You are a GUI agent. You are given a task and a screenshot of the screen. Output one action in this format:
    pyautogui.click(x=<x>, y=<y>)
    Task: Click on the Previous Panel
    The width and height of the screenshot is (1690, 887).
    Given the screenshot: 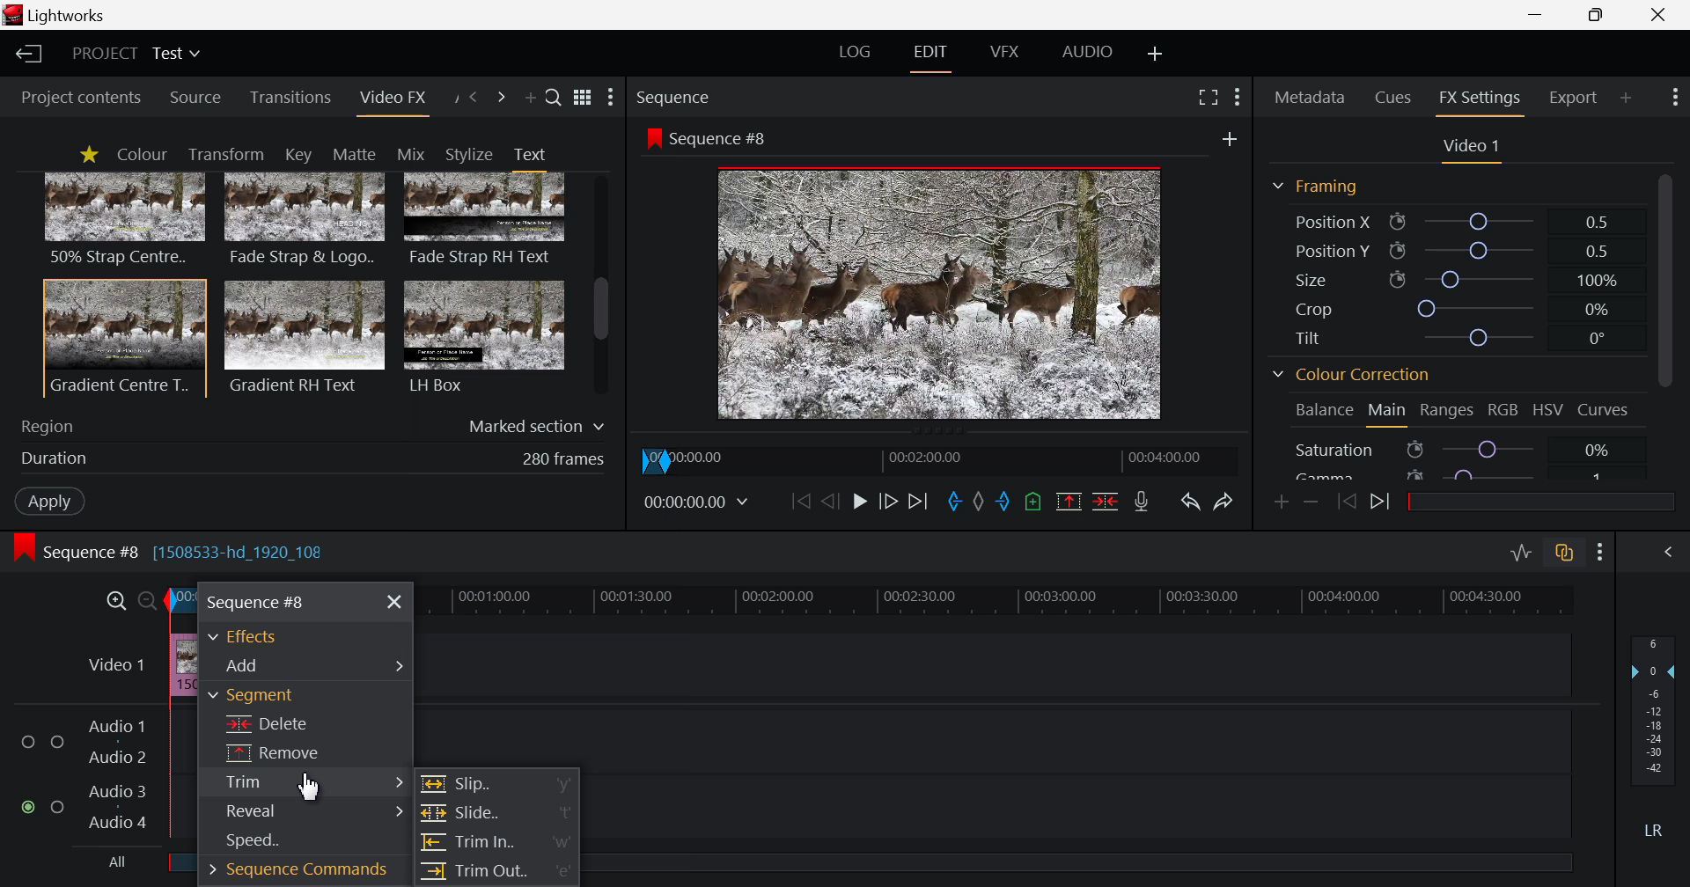 What is the action you would take?
    pyautogui.click(x=474, y=96)
    